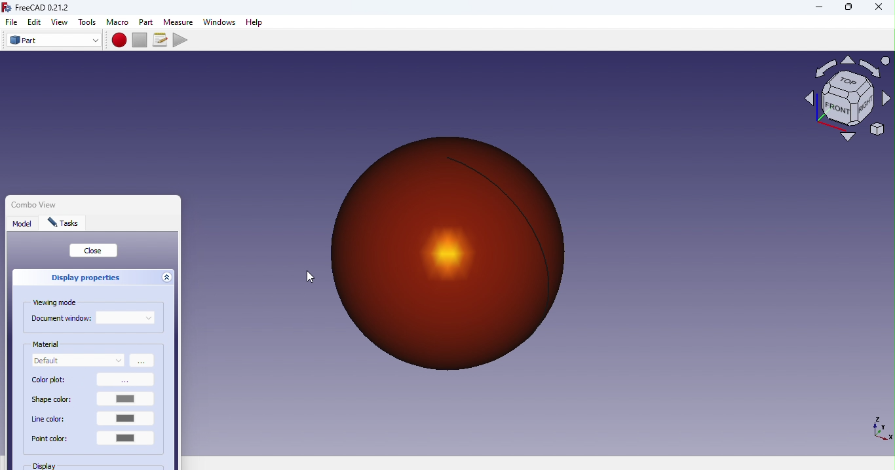 The width and height of the screenshot is (895, 470). What do you see at coordinates (142, 39) in the screenshot?
I see `Stop Macro recording` at bounding box center [142, 39].